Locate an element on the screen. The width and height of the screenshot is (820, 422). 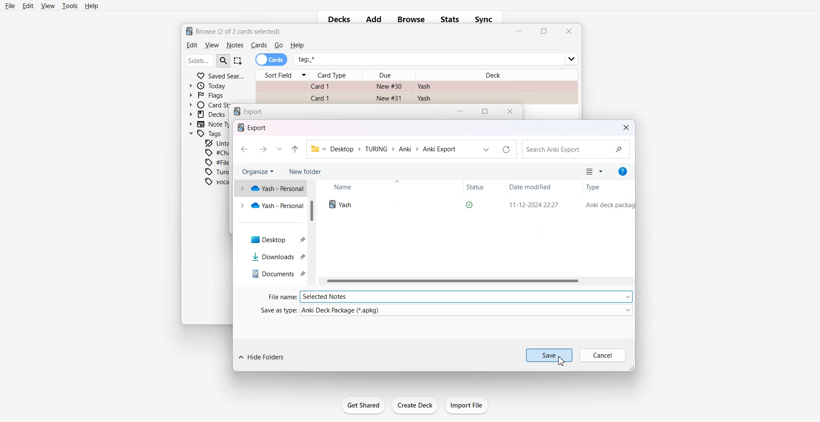
Go Forward is located at coordinates (263, 149).